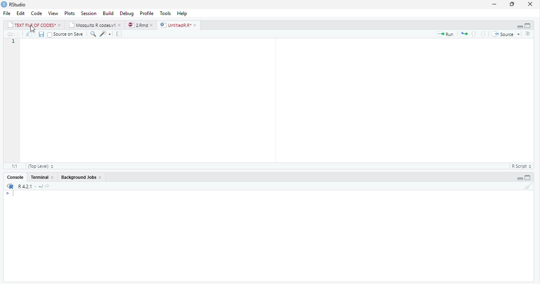 Image resolution: width=540 pixels, height=284 pixels. I want to click on icon, so click(9, 187).